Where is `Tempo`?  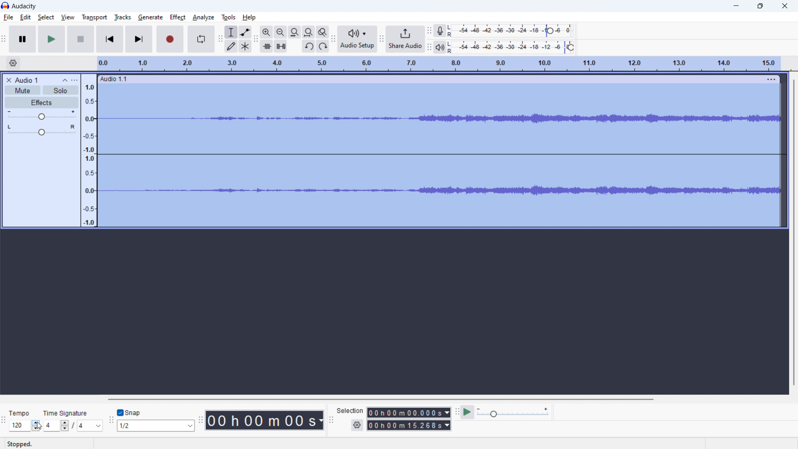
Tempo is located at coordinates (20, 412).